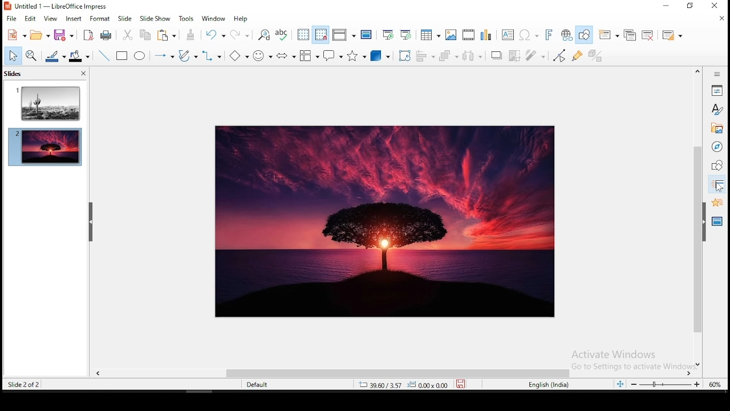 Image resolution: width=730 pixels, height=411 pixels. I want to click on shadow, so click(497, 55).